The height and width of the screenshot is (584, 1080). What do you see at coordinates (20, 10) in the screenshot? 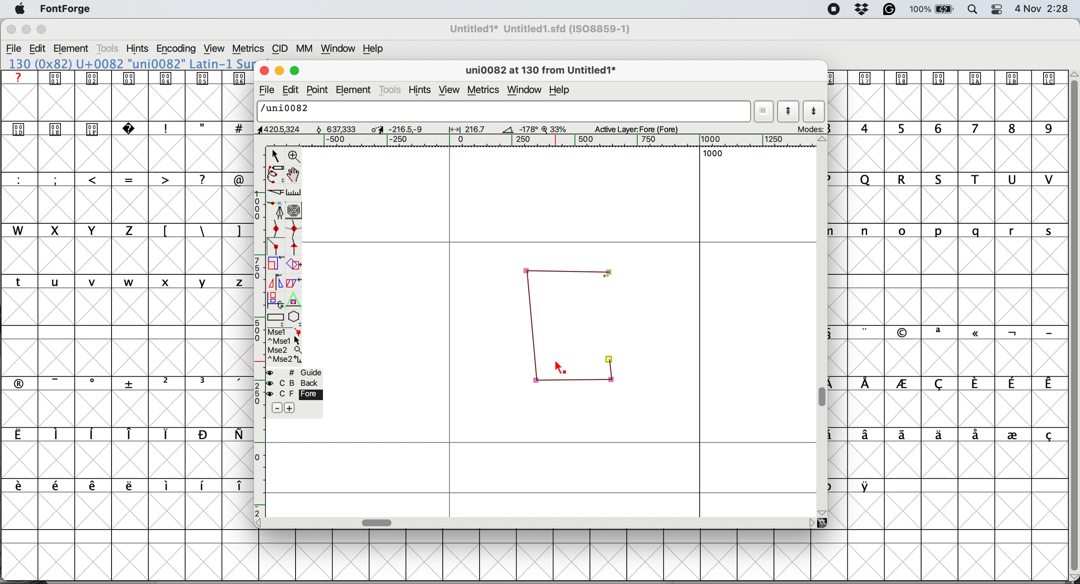
I see `system logo` at bounding box center [20, 10].